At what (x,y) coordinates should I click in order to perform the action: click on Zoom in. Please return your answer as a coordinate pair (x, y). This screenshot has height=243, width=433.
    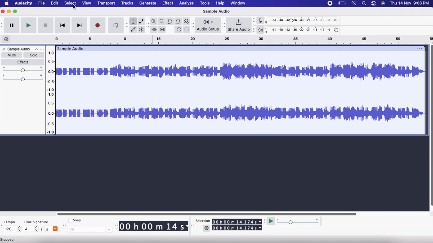
    Looking at the image, I should click on (154, 21).